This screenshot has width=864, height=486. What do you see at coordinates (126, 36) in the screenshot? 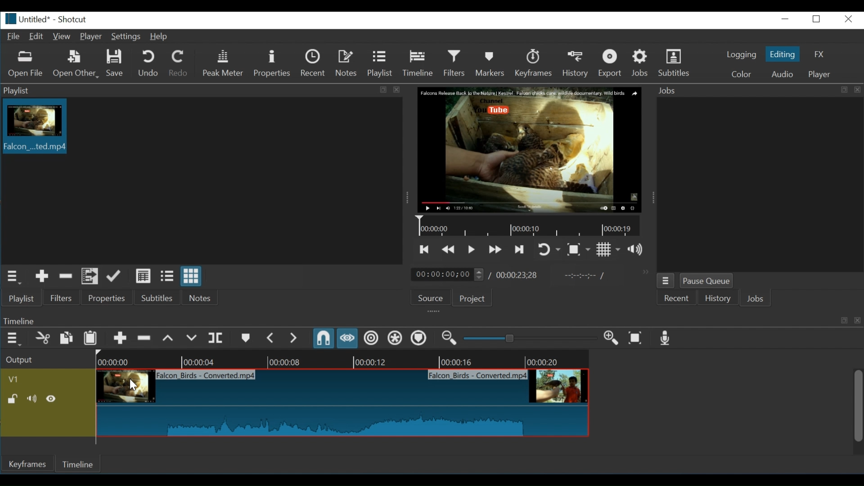
I see `Settings` at bounding box center [126, 36].